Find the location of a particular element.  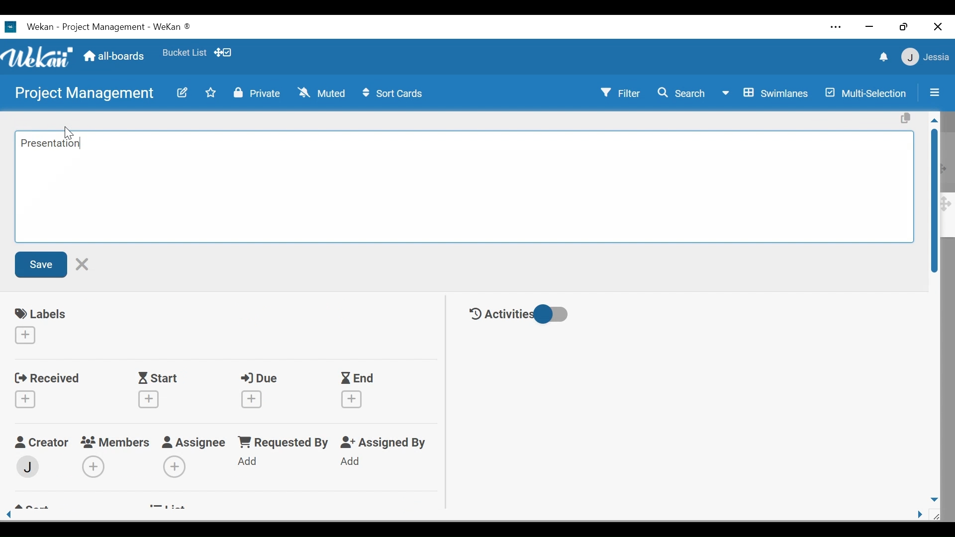

Members is located at coordinates (116, 441).